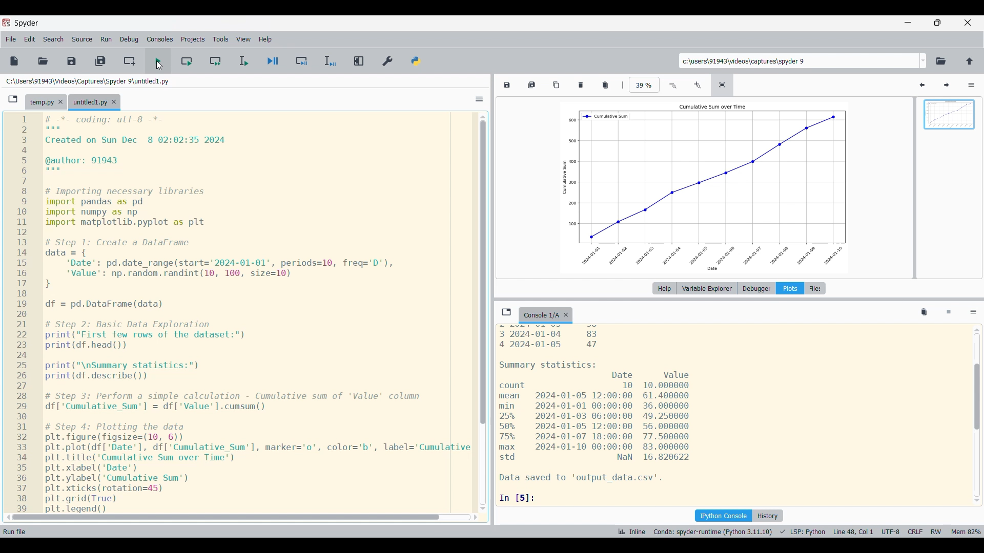  What do you see at coordinates (723, 516) in the screenshot?
I see `IPython console` at bounding box center [723, 516].